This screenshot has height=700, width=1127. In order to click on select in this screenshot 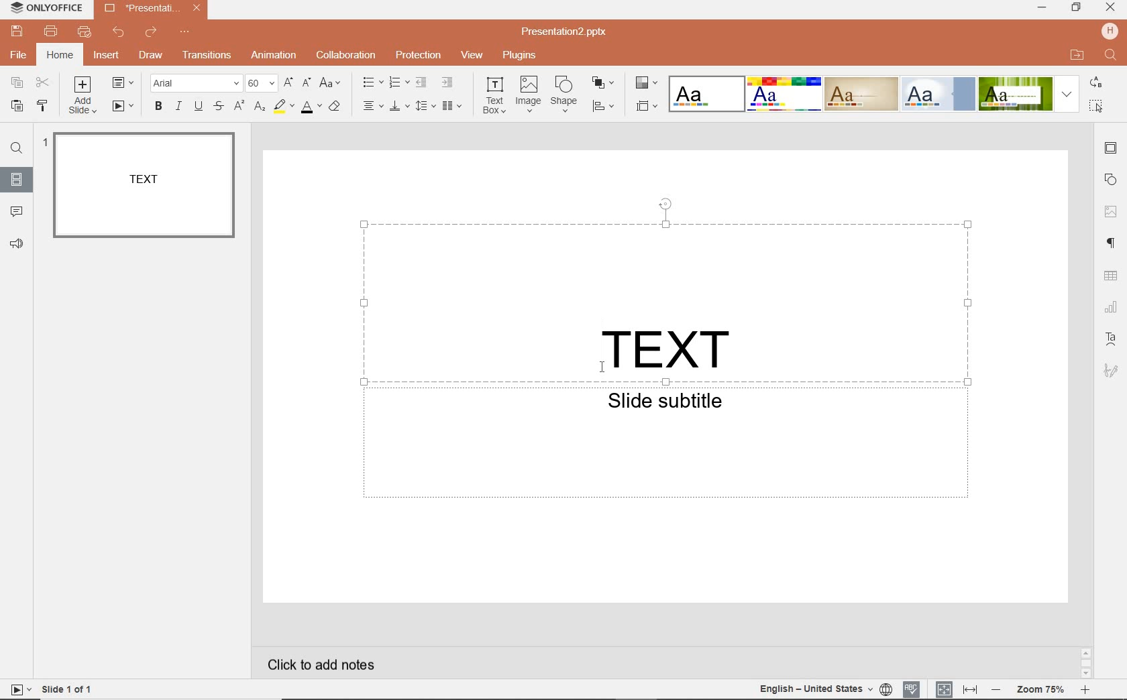, I will do `click(1097, 105)`.